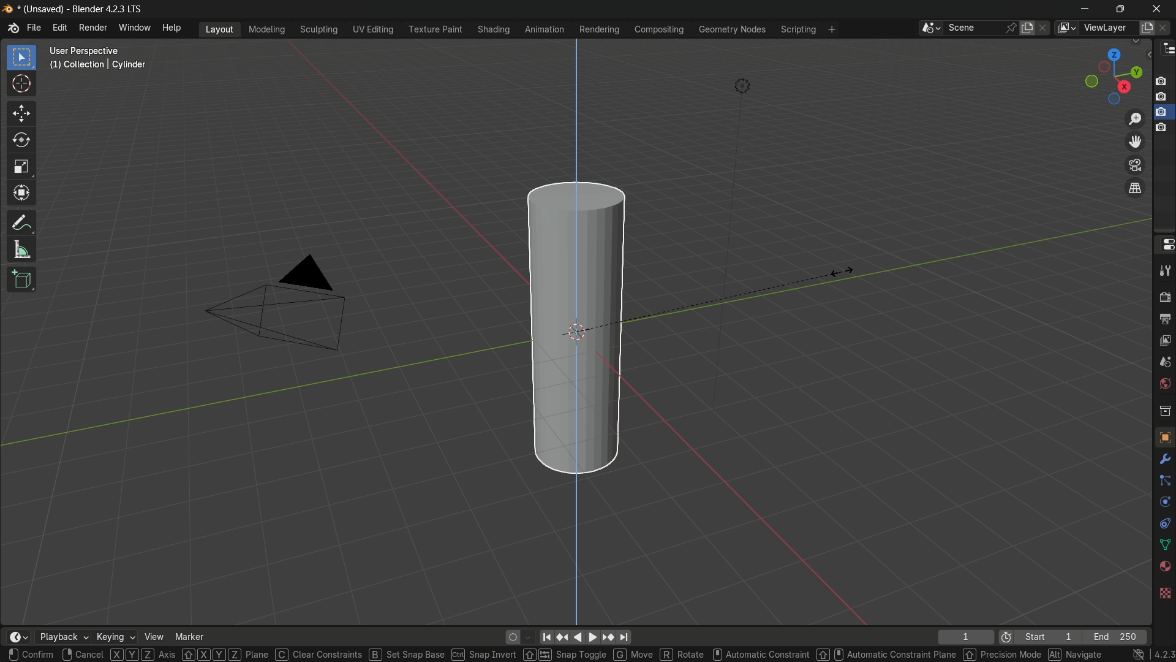 This screenshot has width=1176, height=662. Describe the element at coordinates (1164, 298) in the screenshot. I see `render` at that location.